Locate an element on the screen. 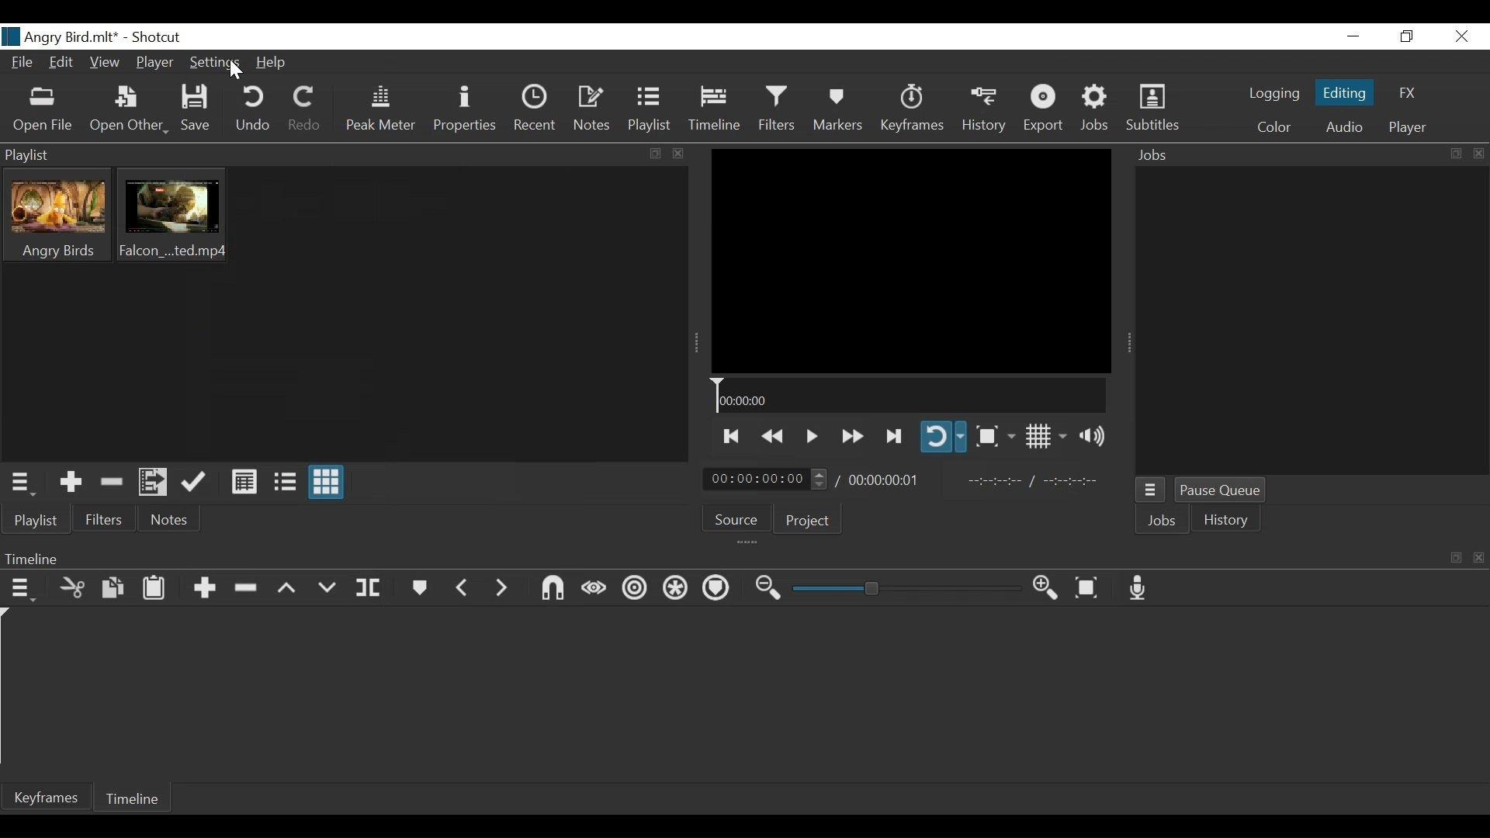 The height and width of the screenshot is (838, 1490). Notes is located at coordinates (591, 111).